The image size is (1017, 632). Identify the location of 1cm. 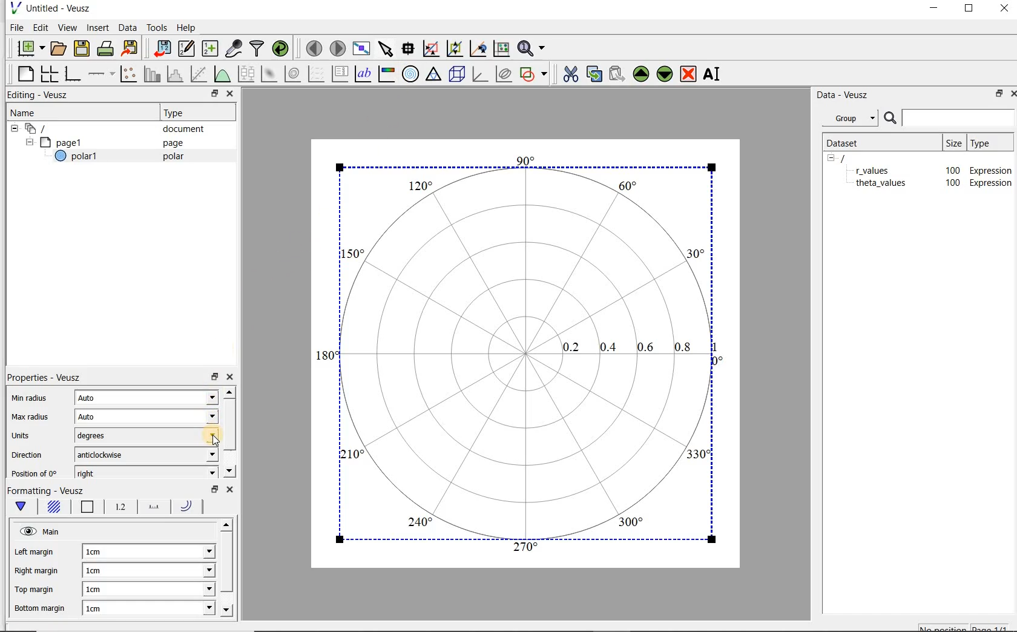
(103, 590).